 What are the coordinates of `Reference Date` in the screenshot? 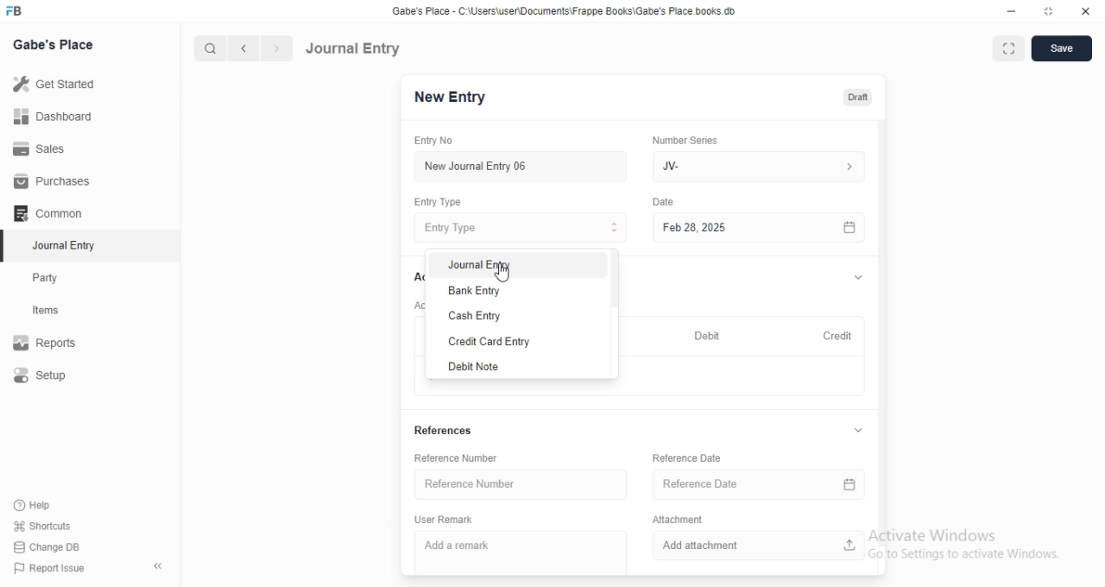 It's located at (739, 484).